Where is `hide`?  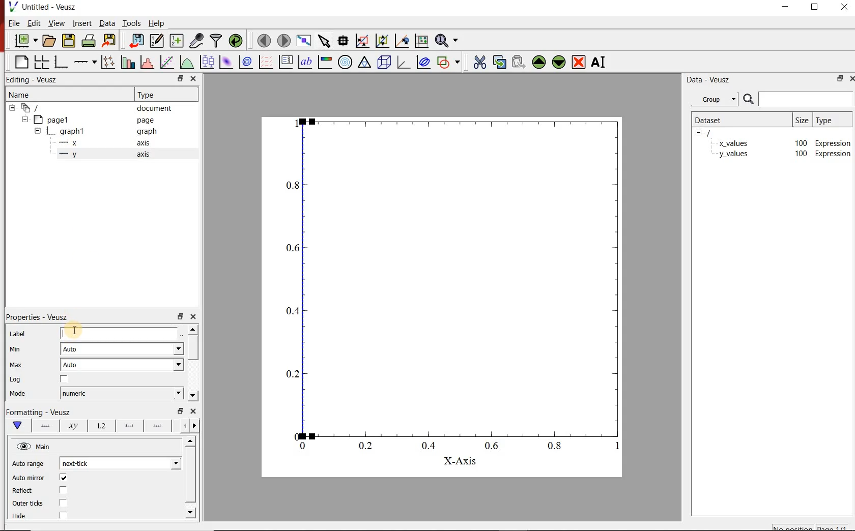 hide is located at coordinates (12, 108).